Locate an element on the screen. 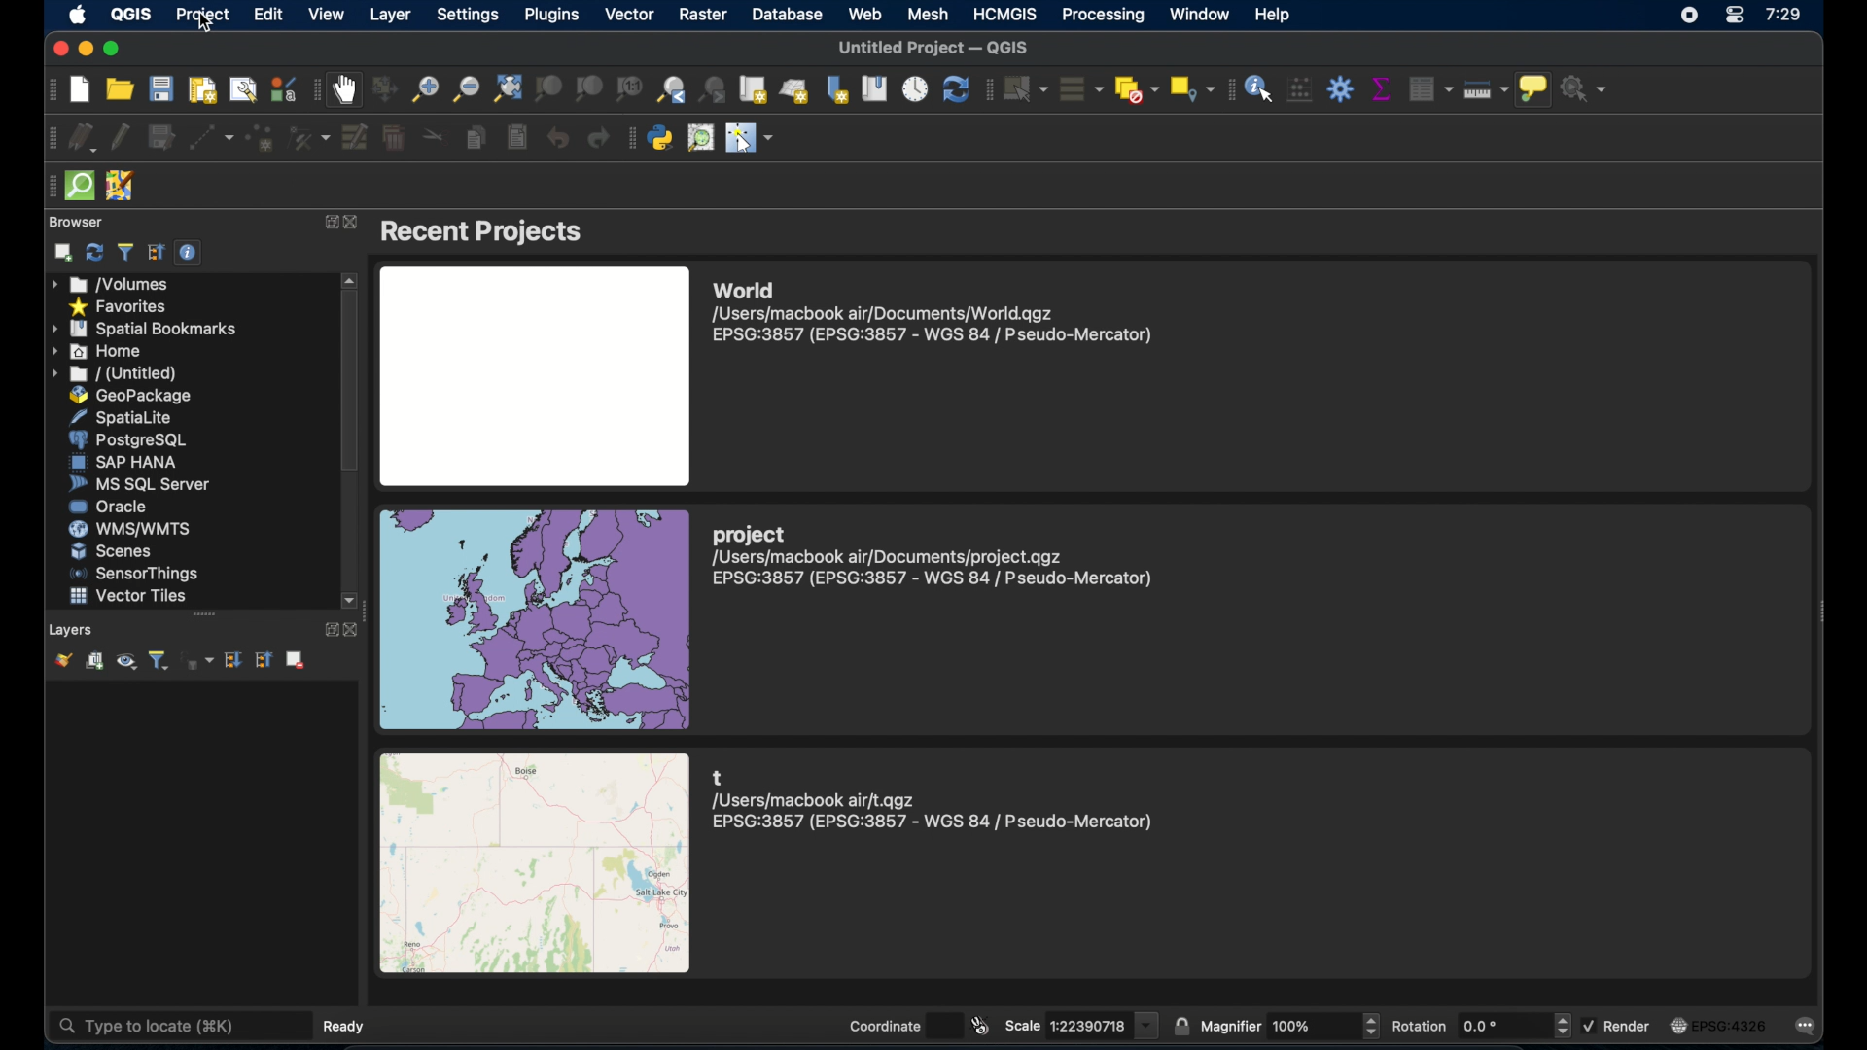 The width and height of the screenshot is (1867, 1050). scroll up arrow is located at coordinates (351, 279).